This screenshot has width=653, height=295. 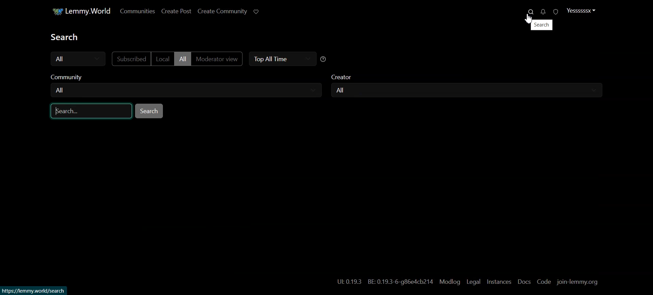 I want to click on Moderator view, so click(x=218, y=59).